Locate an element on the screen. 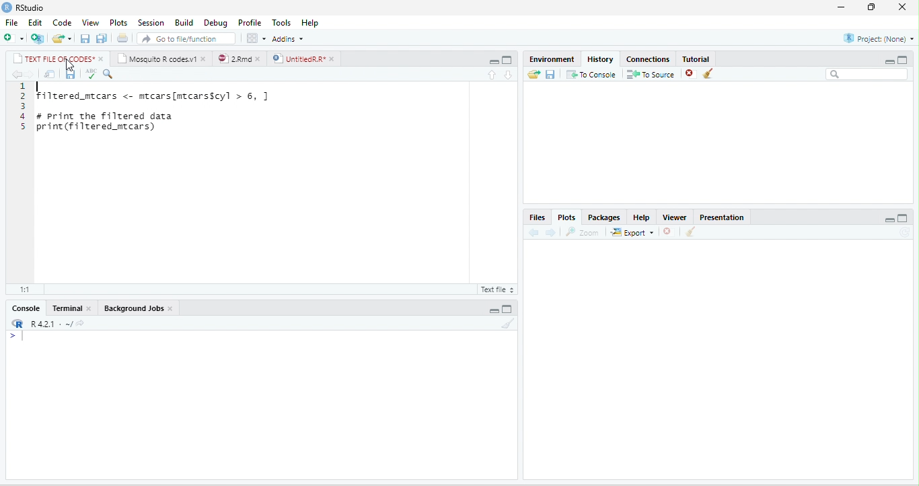 The image size is (919, 486). Packages is located at coordinates (604, 217).